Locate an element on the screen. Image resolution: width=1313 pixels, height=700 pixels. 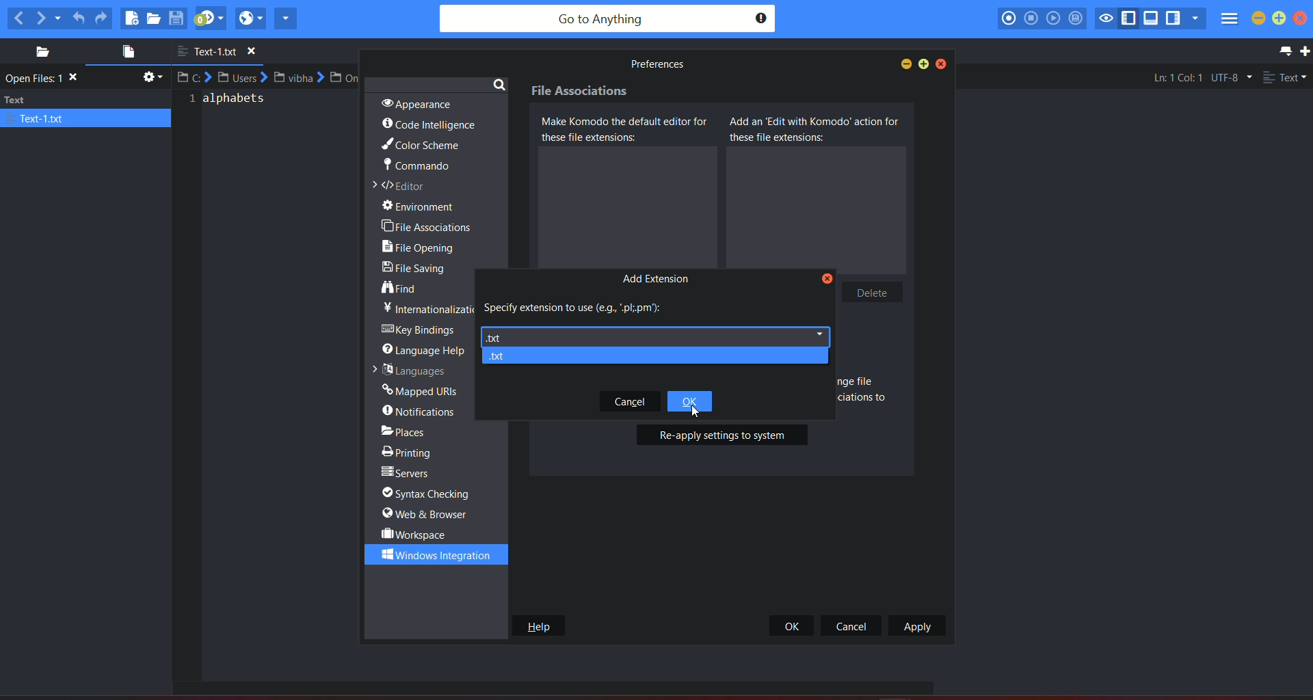
Open files is located at coordinates (45, 79).